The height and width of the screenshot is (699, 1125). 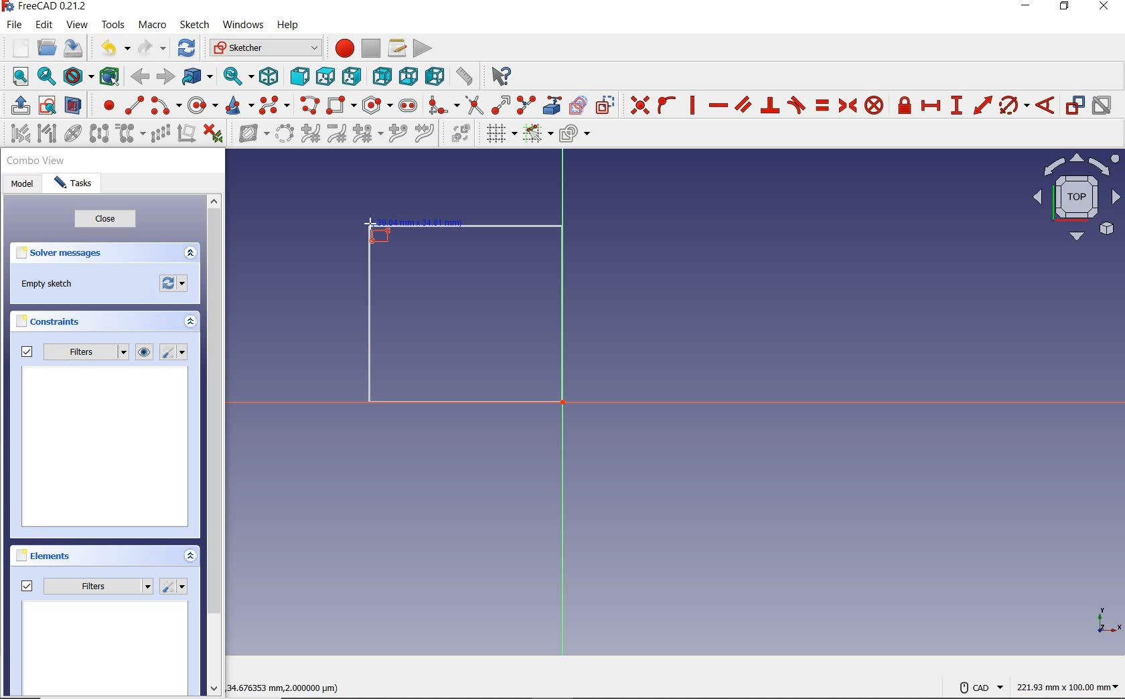 What do you see at coordinates (848, 106) in the screenshot?
I see `constrain symmetrical` at bounding box center [848, 106].